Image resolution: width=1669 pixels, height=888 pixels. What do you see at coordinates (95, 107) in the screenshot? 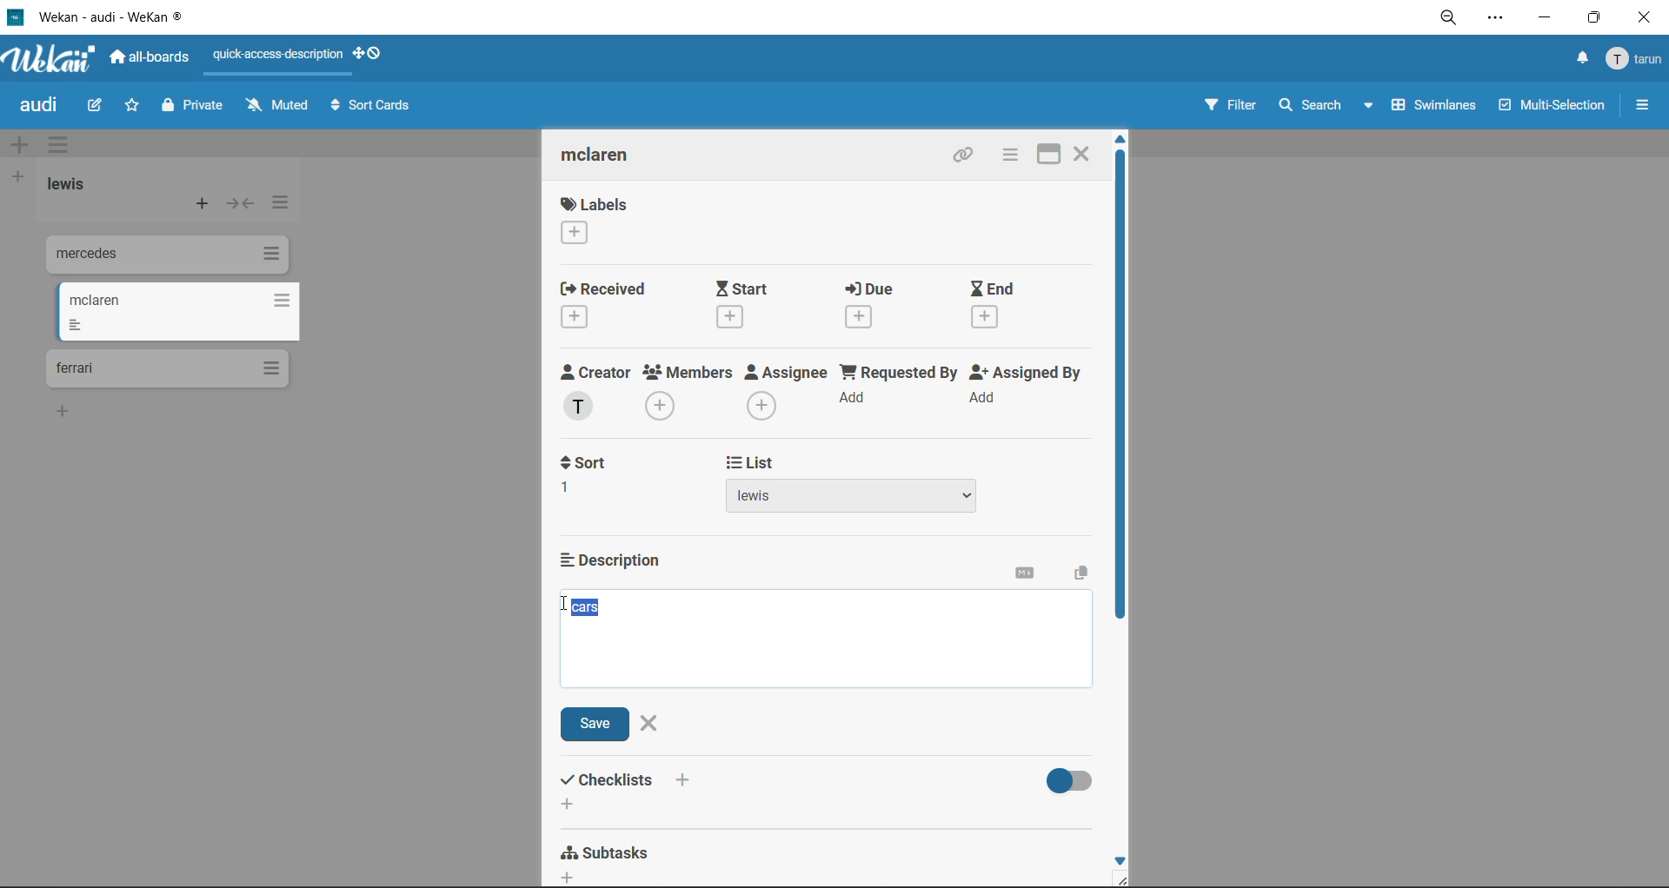
I see `edit` at bounding box center [95, 107].